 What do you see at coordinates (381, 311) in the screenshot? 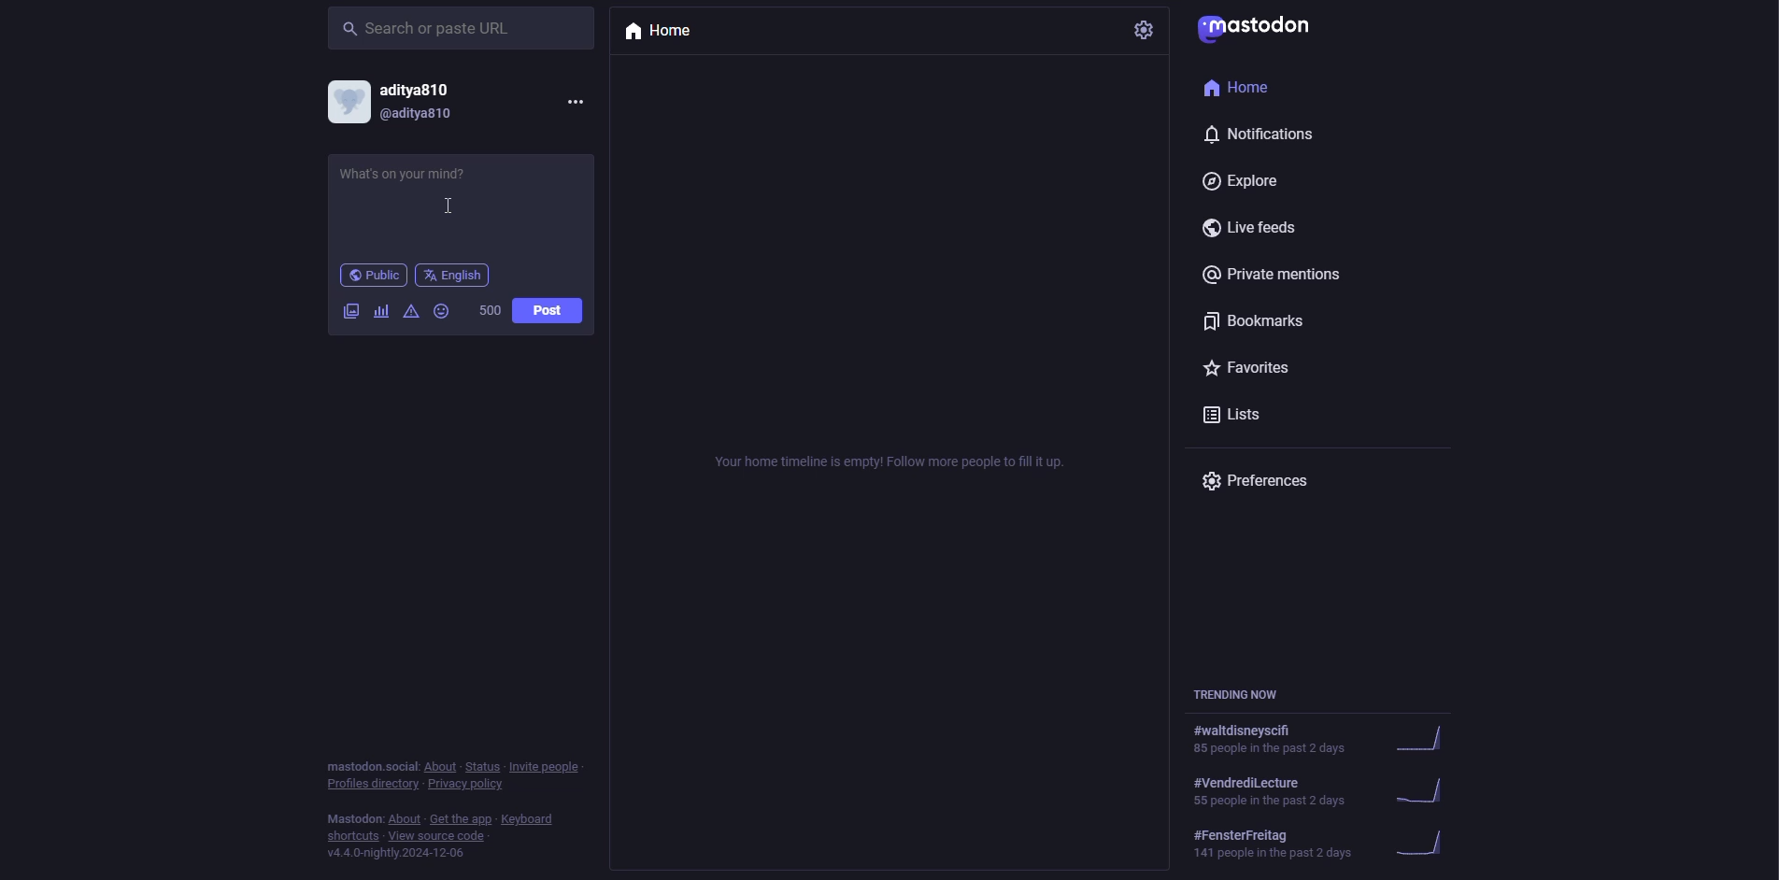
I see `polls` at bounding box center [381, 311].